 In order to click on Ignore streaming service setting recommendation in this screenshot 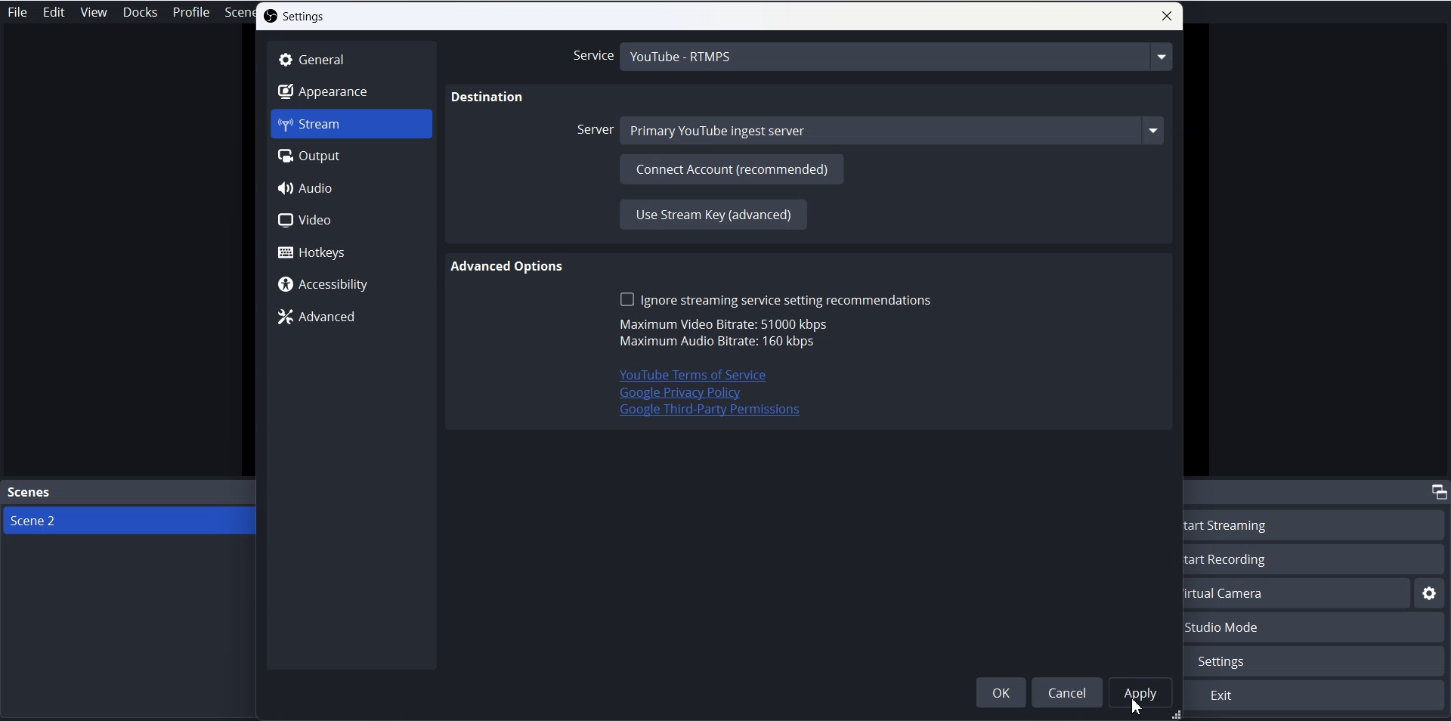, I will do `click(775, 299)`.